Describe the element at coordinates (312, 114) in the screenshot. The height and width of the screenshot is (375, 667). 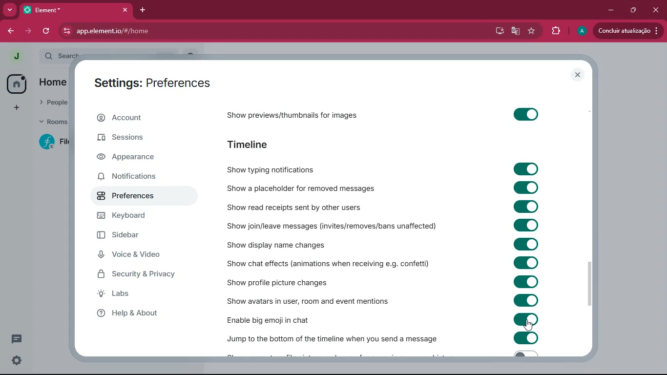
I see `previewsshow previews/thumbnails for images` at that location.